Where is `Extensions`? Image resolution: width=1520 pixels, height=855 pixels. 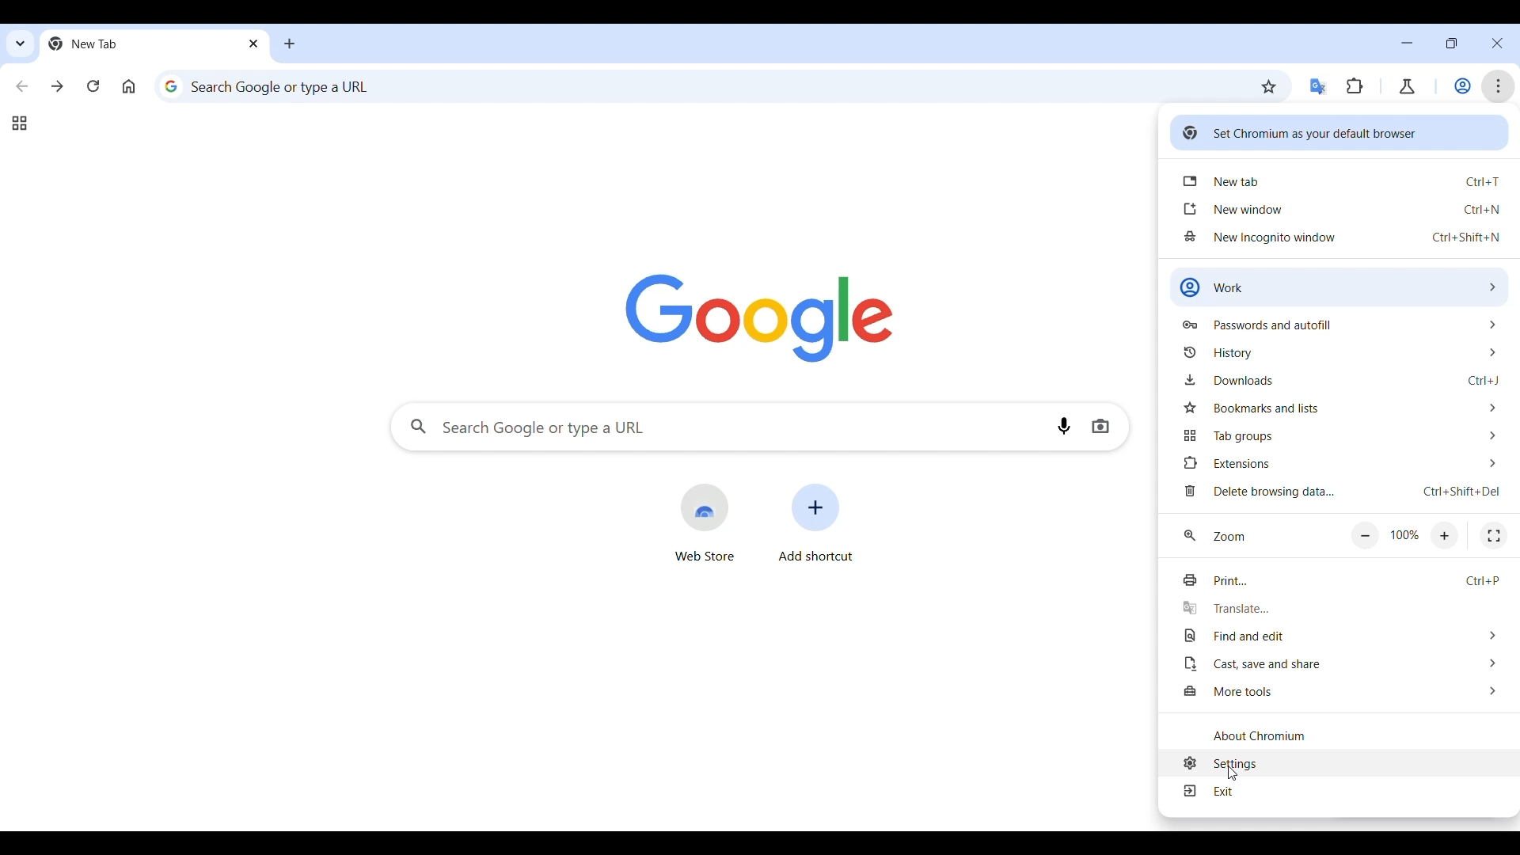 Extensions is located at coordinates (1355, 85).